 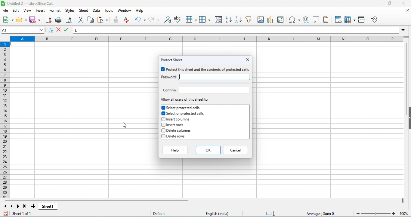 What do you see at coordinates (236, 30) in the screenshot?
I see `formula bar` at bounding box center [236, 30].